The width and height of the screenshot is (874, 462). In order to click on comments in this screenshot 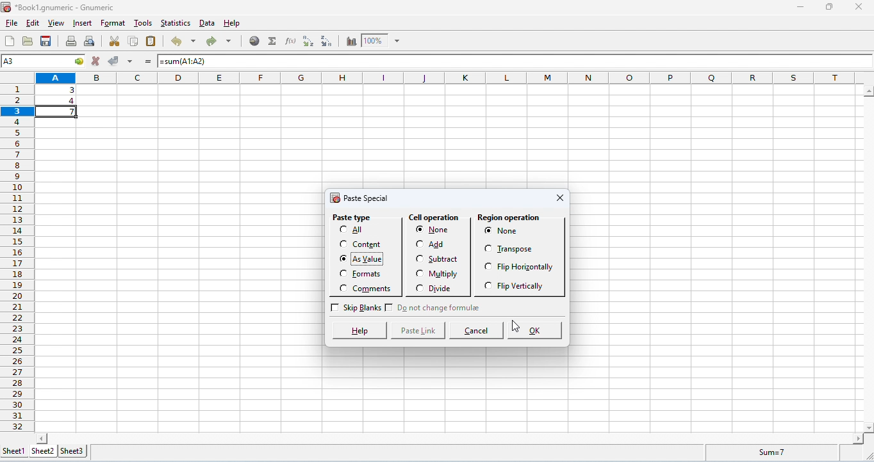, I will do `click(375, 289)`.